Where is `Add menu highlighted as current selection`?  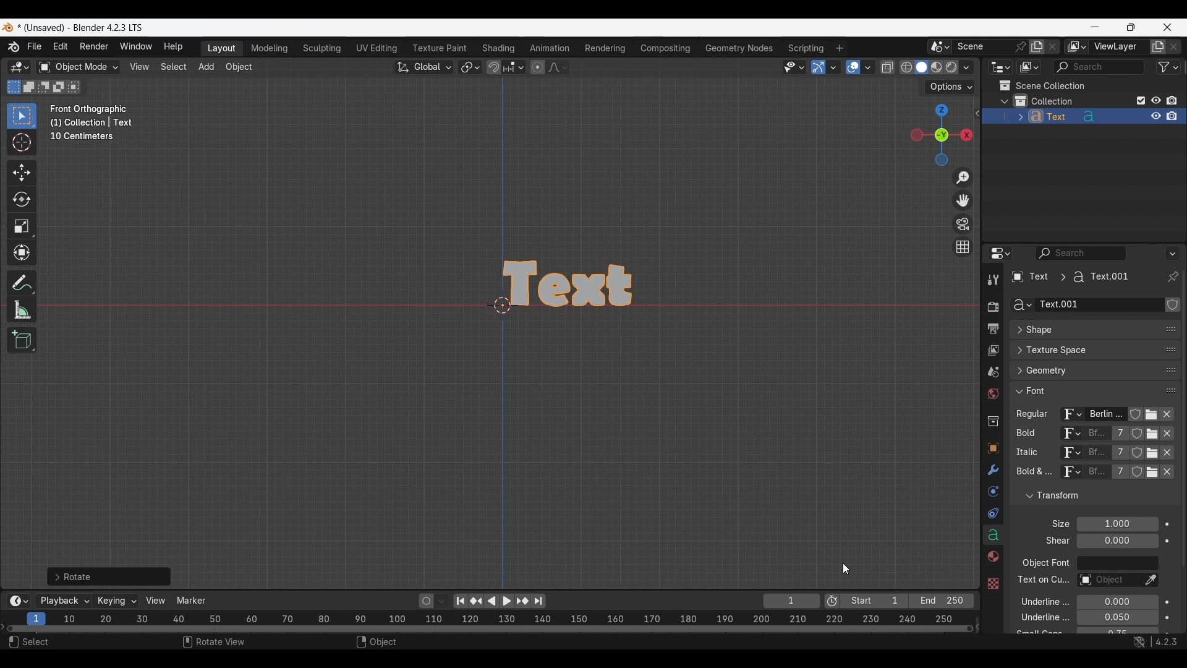
Add menu highlighted as current selection is located at coordinates (206, 67).